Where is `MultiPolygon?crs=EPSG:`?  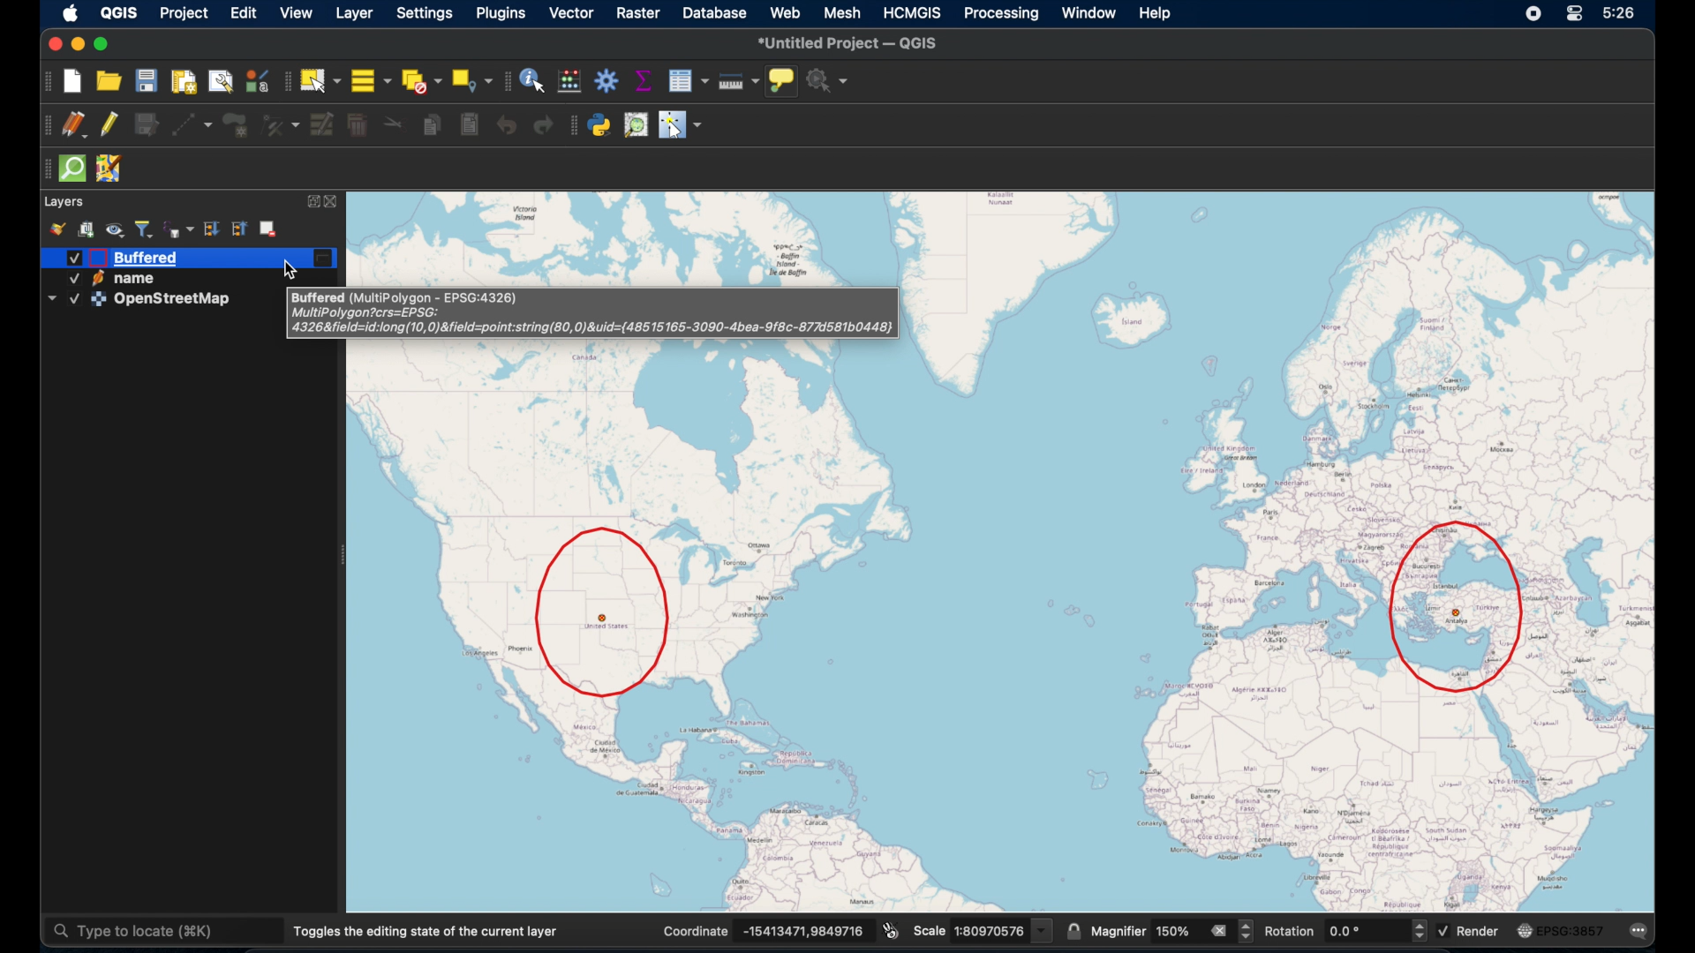
MultiPolygon?crs=EPSG: is located at coordinates (368, 313).